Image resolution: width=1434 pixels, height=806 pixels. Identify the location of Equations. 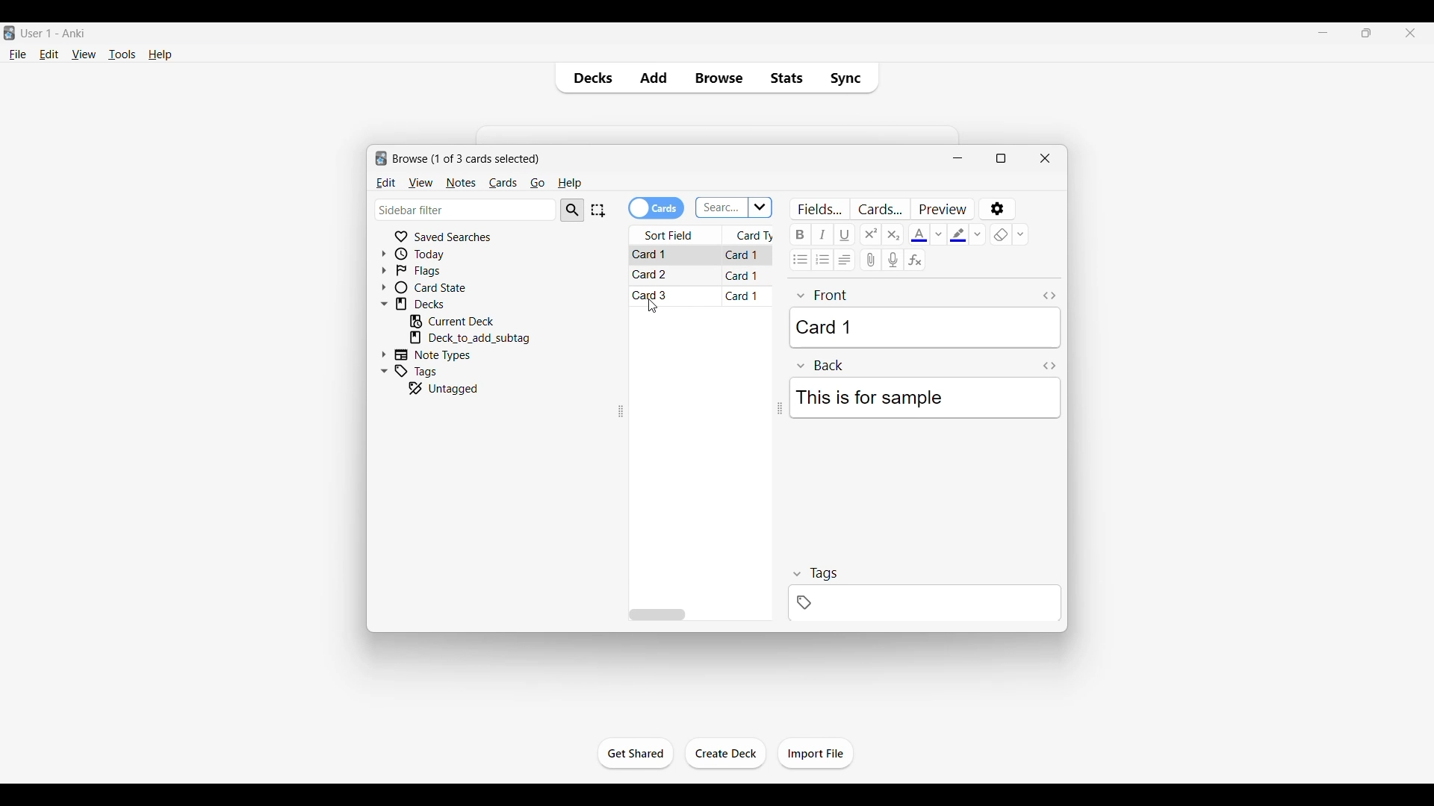
(915, 259).